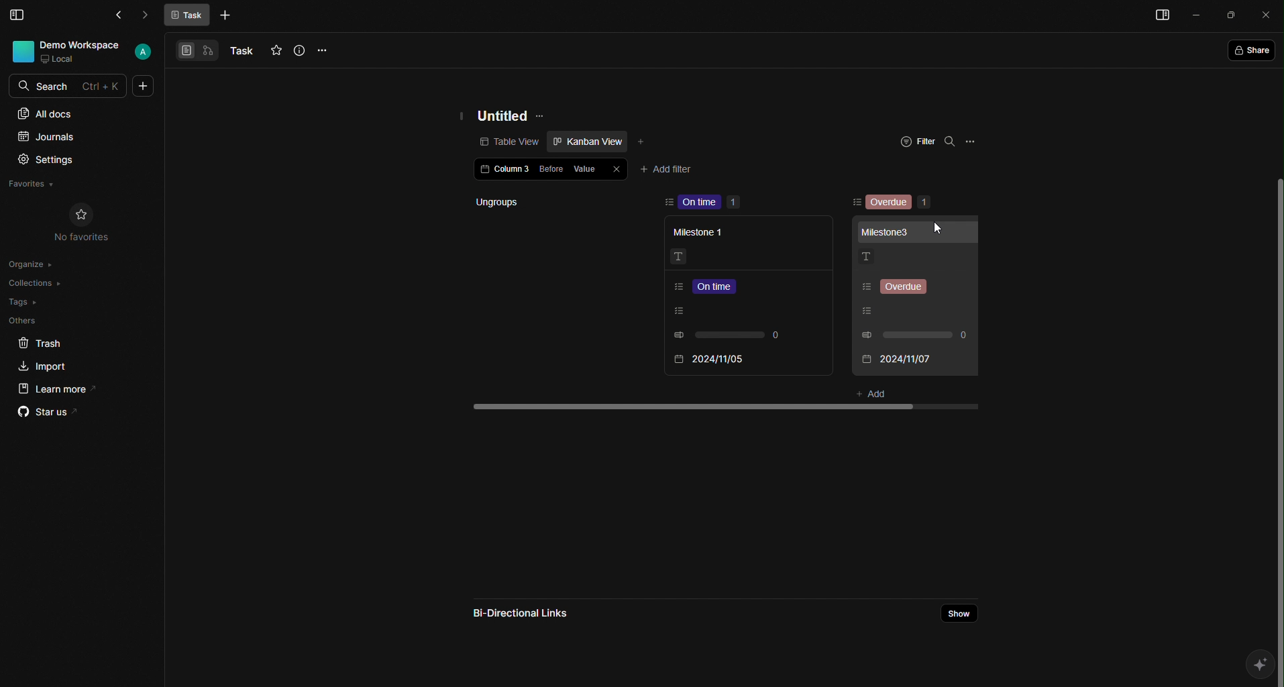 Image resolution: width=1284 pixels, height=687 pixels. Describe the element at coordinates (1198, 13) in the screenshot. I see `Minimize` at that location.